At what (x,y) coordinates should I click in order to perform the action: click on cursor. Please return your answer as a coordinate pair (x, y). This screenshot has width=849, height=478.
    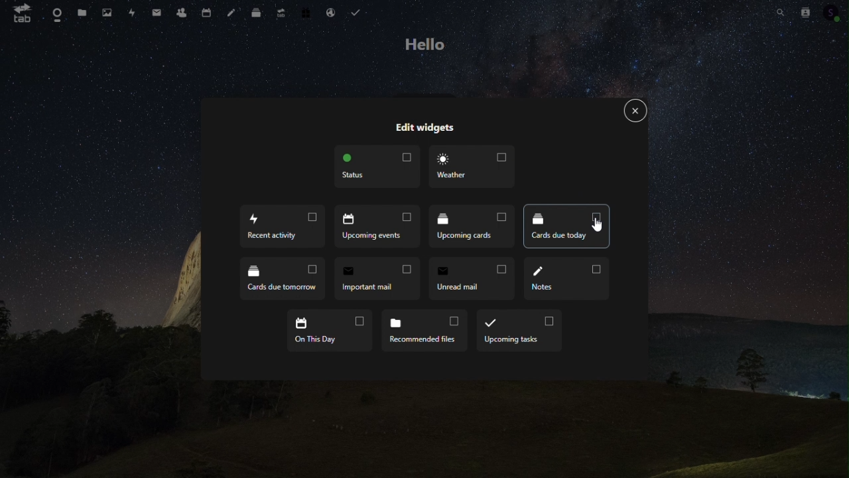
    Looking at the image, I should click on (597, 227).